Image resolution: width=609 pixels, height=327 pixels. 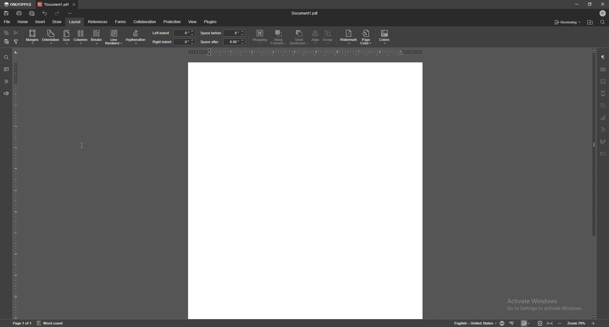 I want to click on file, so click(x=7, y=22).